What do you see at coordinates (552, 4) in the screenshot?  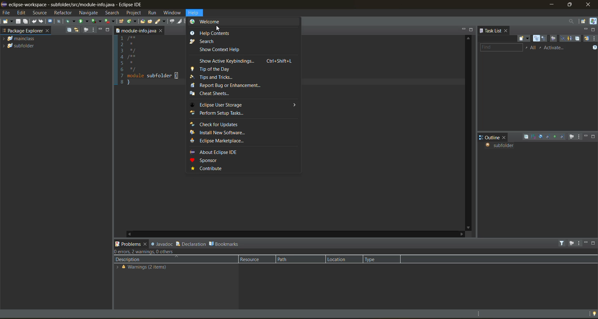 I see `minimize` at bounding box center [552, 4].